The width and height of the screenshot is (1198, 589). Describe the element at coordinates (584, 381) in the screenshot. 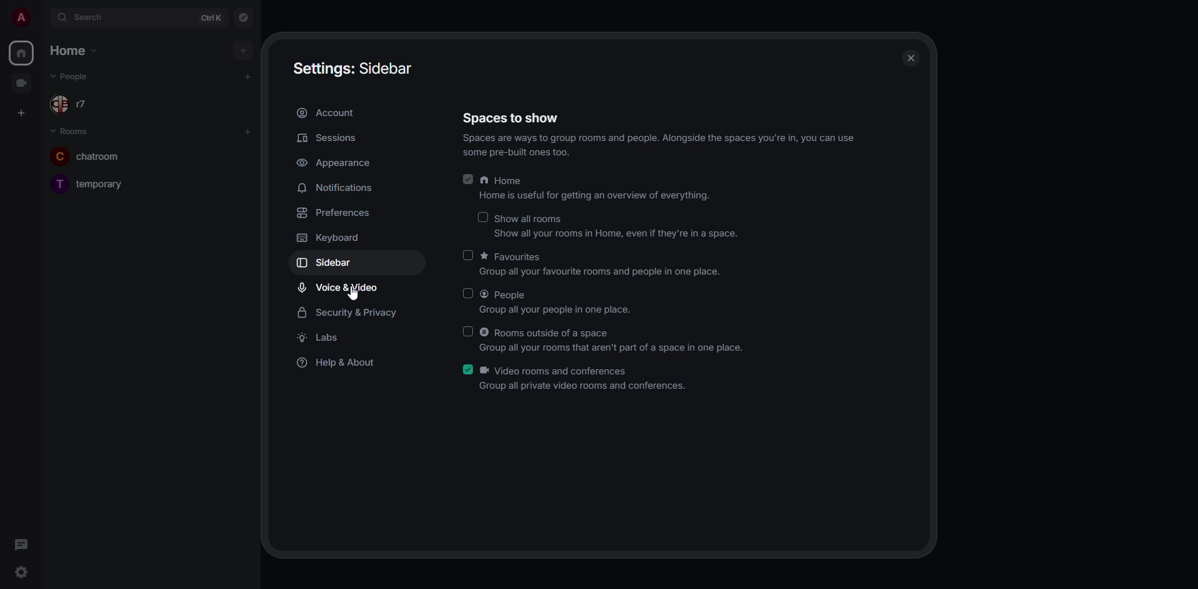

I see `video rooms and conferences` at that location.